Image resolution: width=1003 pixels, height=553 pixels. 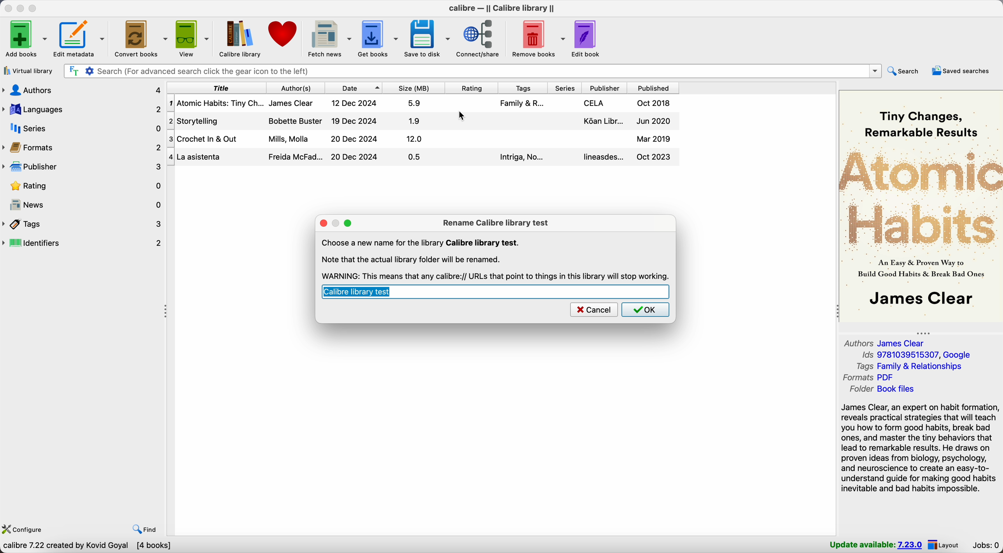 What do you see at coordinates (25, 528) in the screenshot?
I see `configure` at bounding box center [25, 528].